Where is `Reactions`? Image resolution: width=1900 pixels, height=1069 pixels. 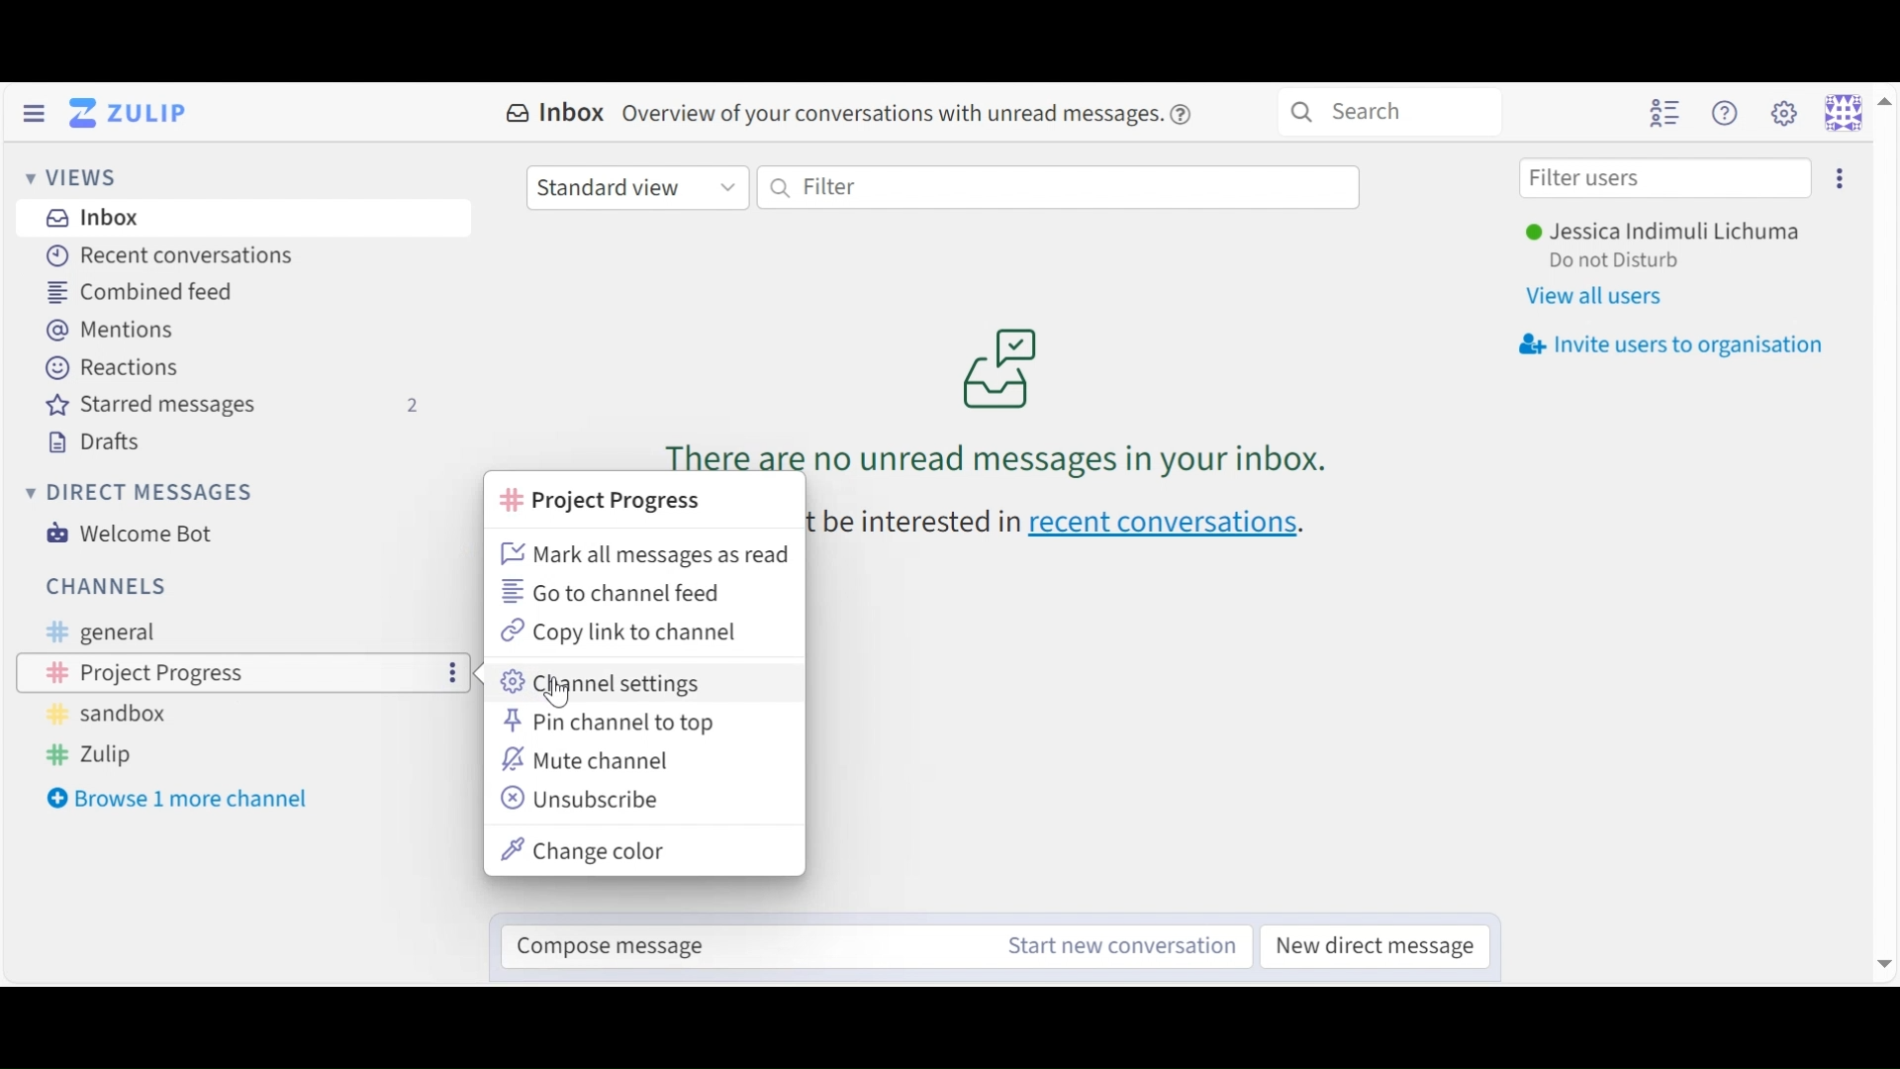 Reactions is located at coordinates (115, 369).